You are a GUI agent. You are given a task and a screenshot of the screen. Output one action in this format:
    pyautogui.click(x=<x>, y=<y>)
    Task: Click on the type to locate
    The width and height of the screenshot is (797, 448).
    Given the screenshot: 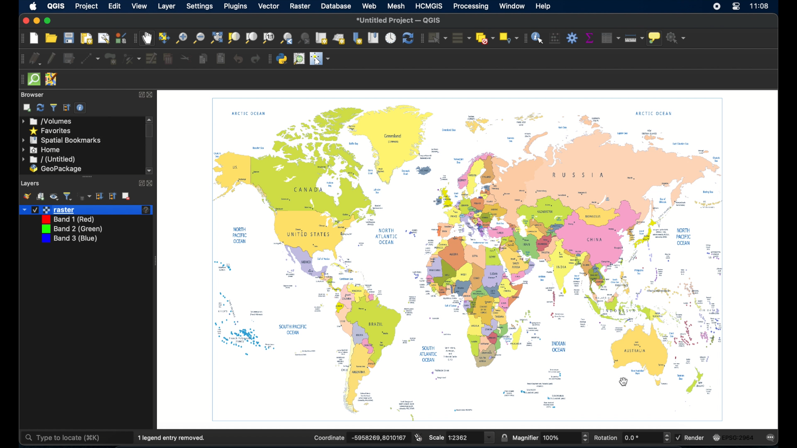 What is the action you would take?
    pyautogui.click(x=64, y=437)
    